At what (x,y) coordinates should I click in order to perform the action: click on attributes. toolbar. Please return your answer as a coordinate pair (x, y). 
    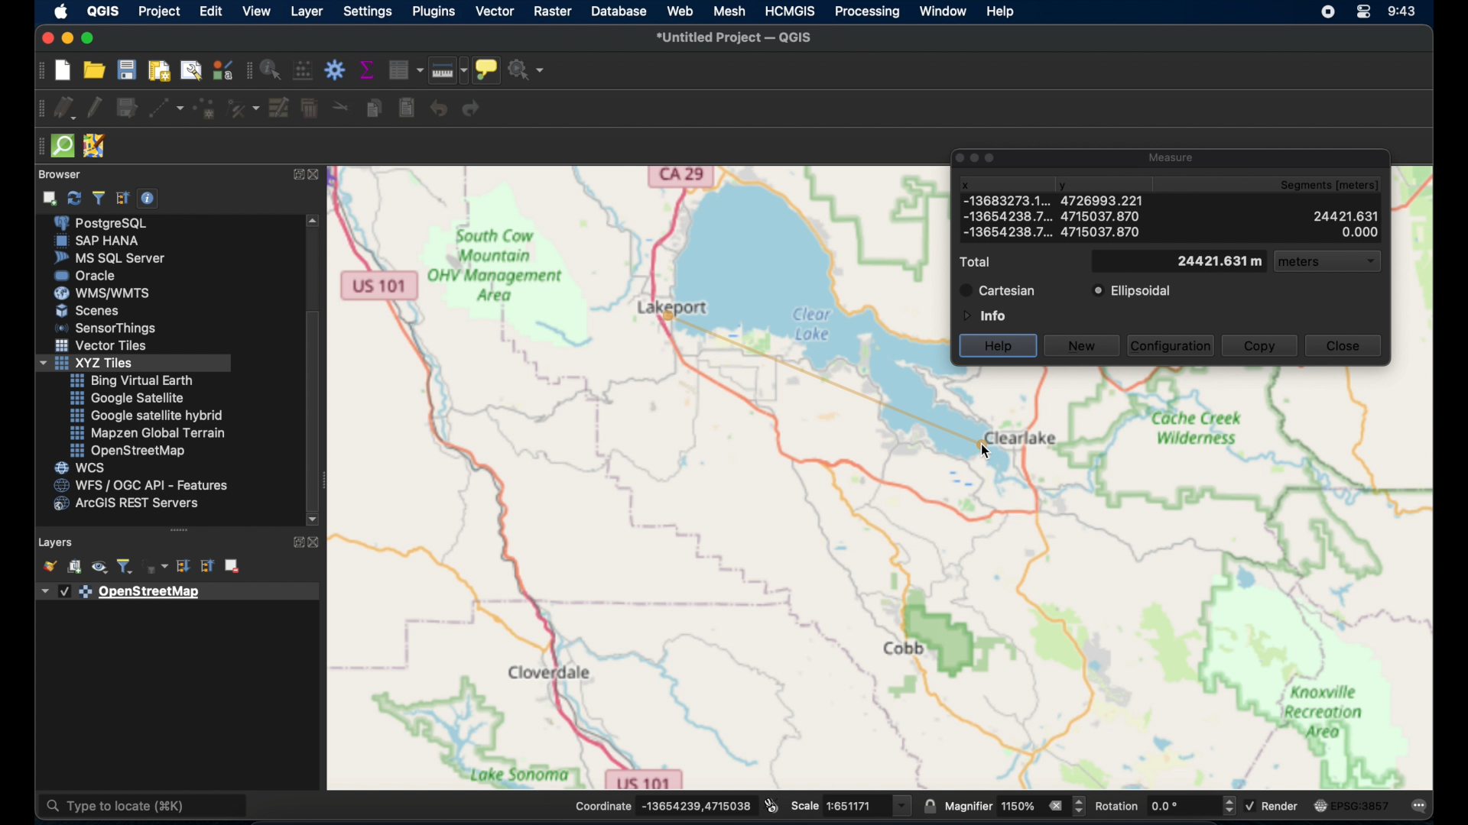
    Looking at the image, I should click on (247, 71).